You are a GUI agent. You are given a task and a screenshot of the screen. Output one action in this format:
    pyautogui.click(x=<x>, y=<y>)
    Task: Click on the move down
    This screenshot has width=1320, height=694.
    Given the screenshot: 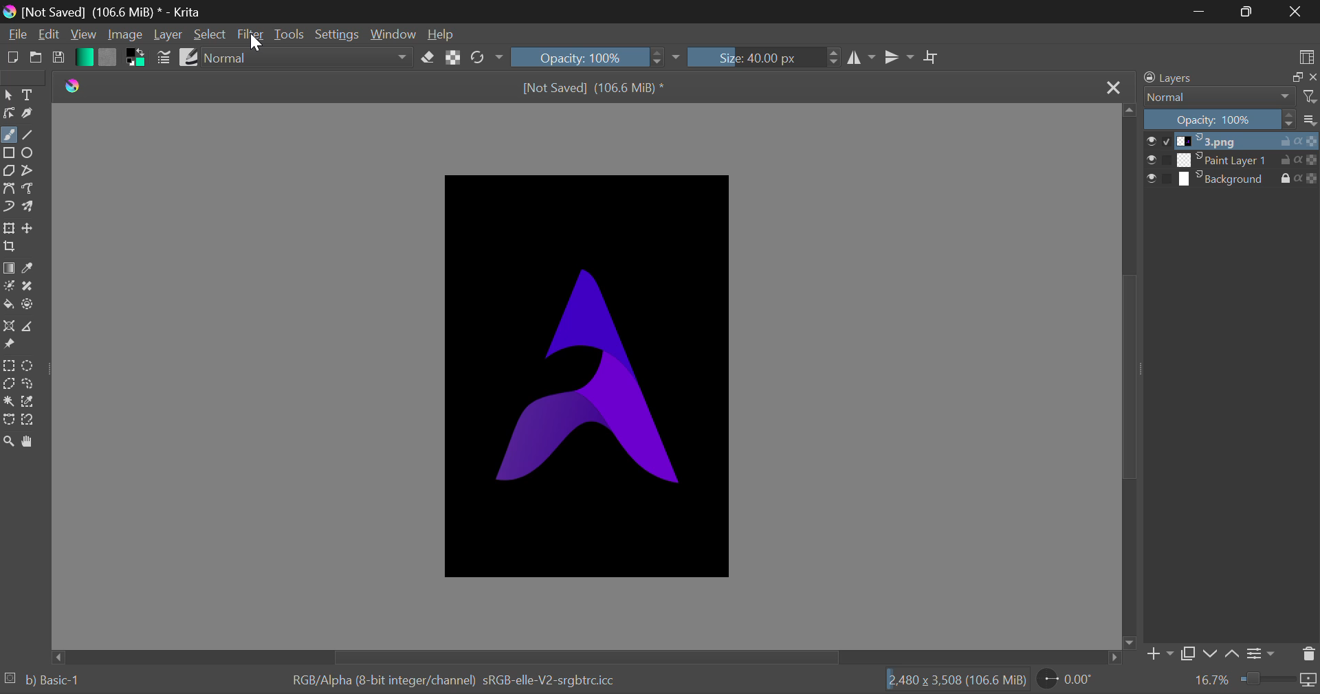 What is the action you would take?
    pyautogui.click(x=1130, y=642)
    